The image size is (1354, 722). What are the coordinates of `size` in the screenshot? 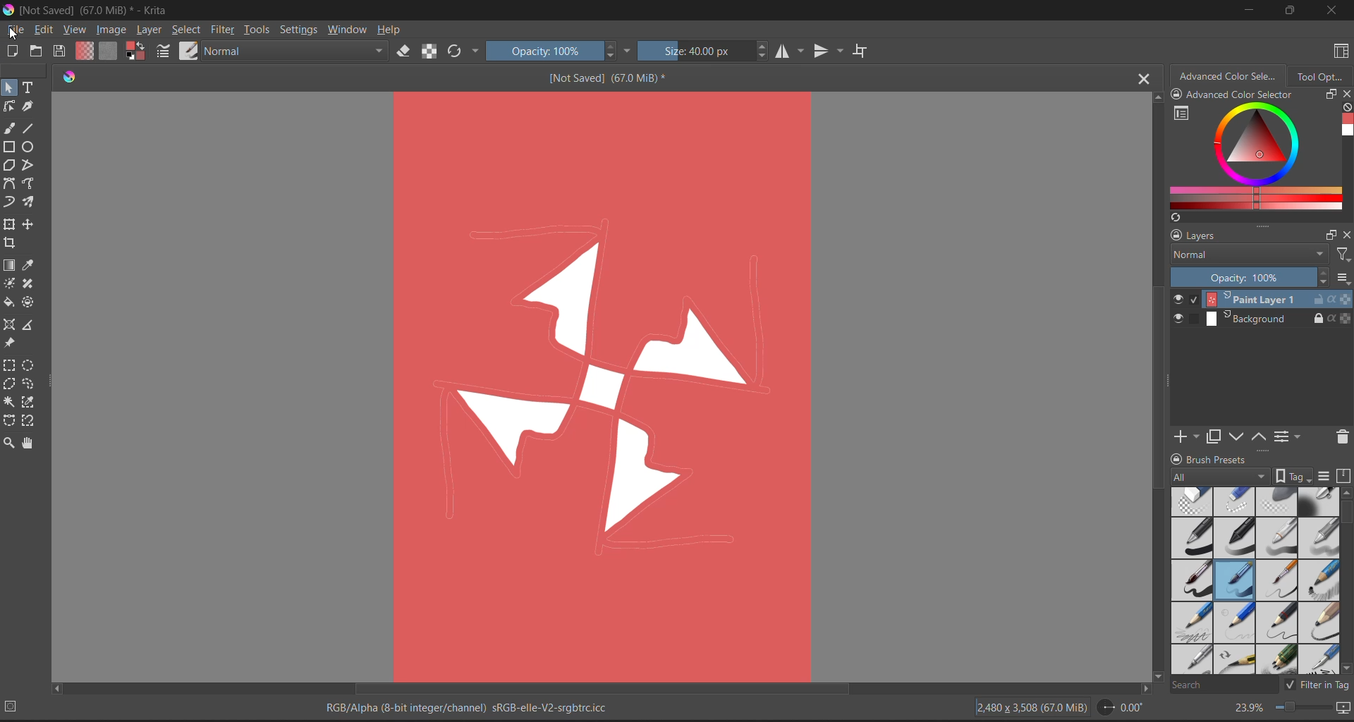 It's located at (701, 52).